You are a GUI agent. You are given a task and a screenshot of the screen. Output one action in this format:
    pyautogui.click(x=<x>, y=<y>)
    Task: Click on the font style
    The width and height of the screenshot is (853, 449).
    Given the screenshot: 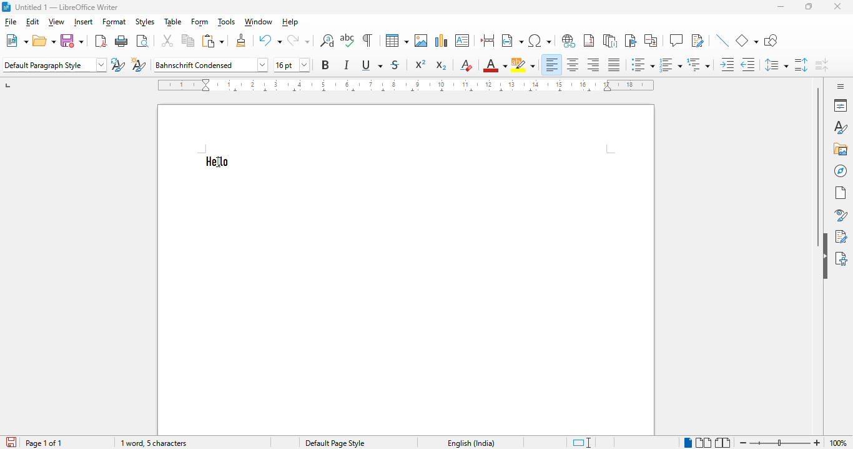 What is the action you would take?
    pyautogui.click(x=211, y=64)
    